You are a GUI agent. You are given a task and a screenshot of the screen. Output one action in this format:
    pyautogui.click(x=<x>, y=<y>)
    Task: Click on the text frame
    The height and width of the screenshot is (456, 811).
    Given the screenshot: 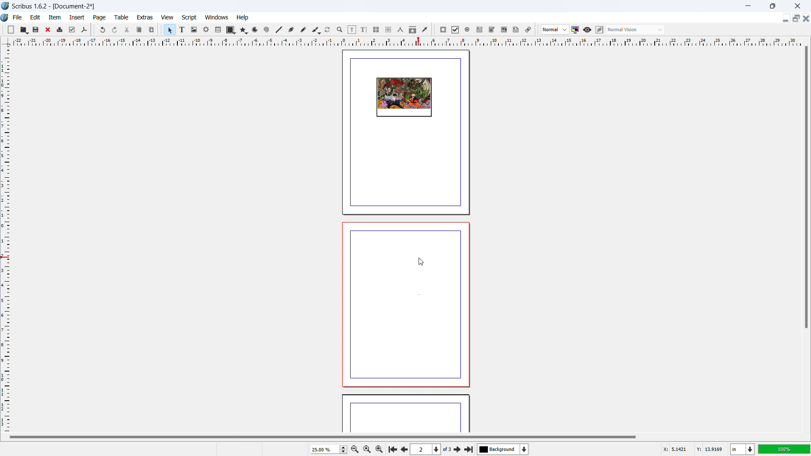 What is the action you would take?
    pyautogui.click(x=182, y=29)
    